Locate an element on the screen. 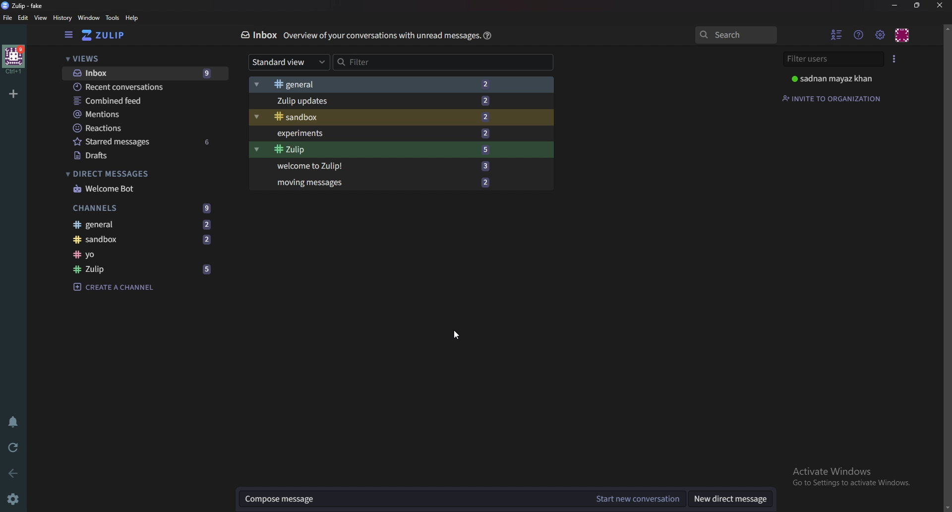 The width and height of the screenshot is (952, 512). Overview of your conversations with unread messages is located at coordinates (380, 36).